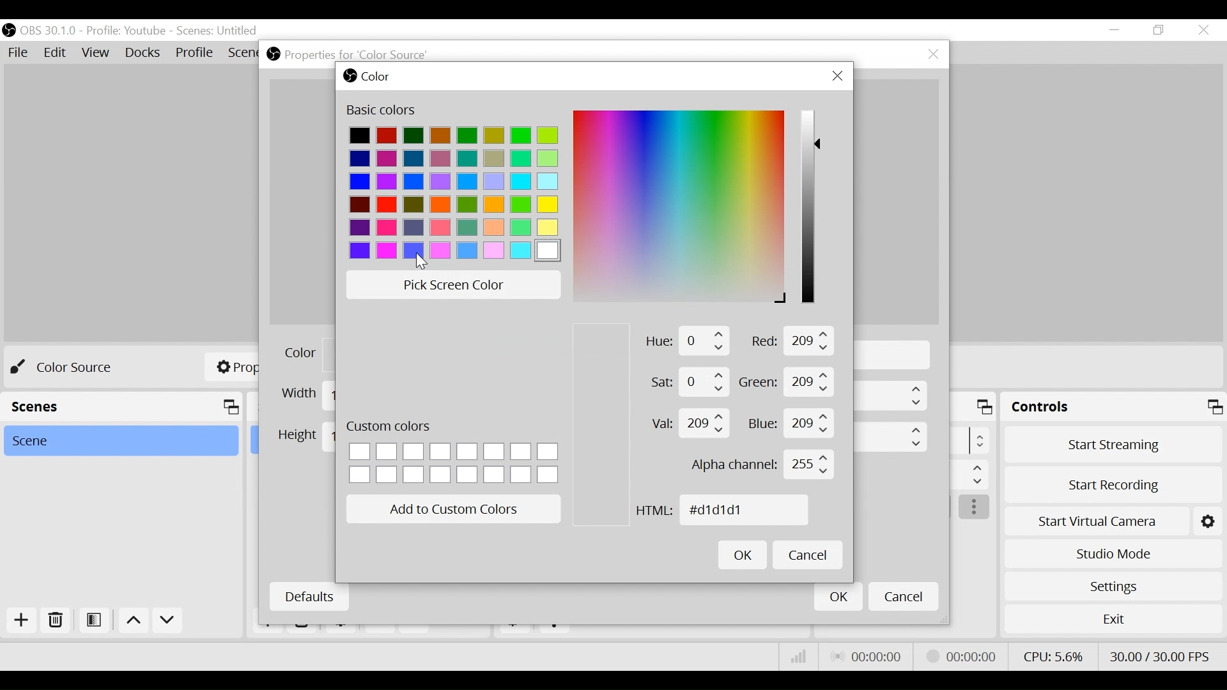 The width and height of the screenshot is (1227, 690). Describe the element at coordinates (169, 621) in the screenshot. I see `move down` at that location.